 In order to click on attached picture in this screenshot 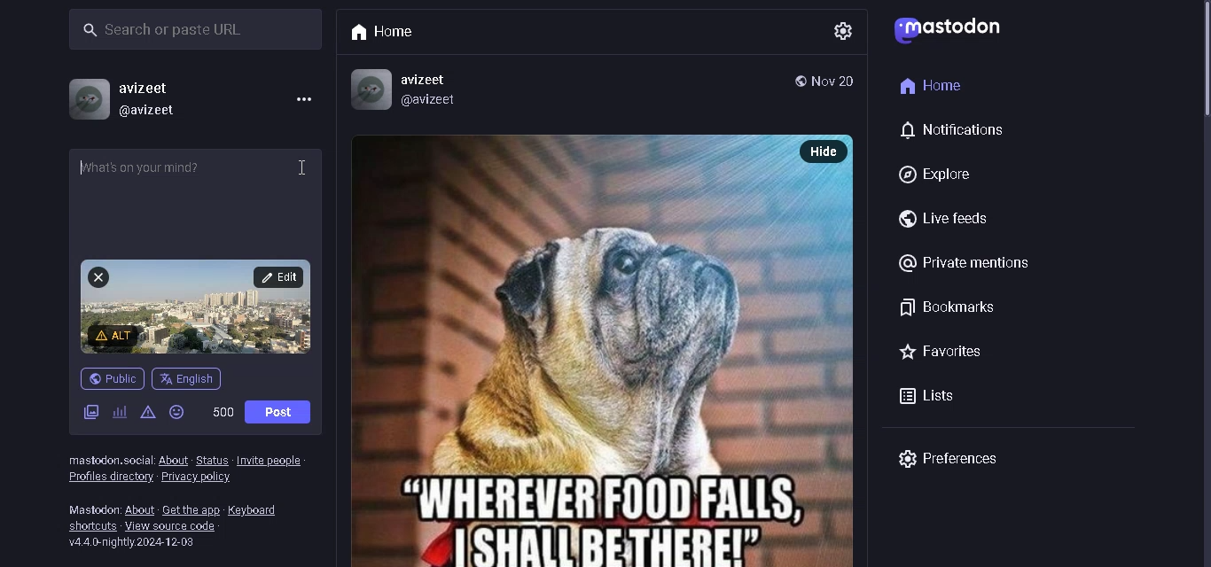, I will do `click(199, 307)`.